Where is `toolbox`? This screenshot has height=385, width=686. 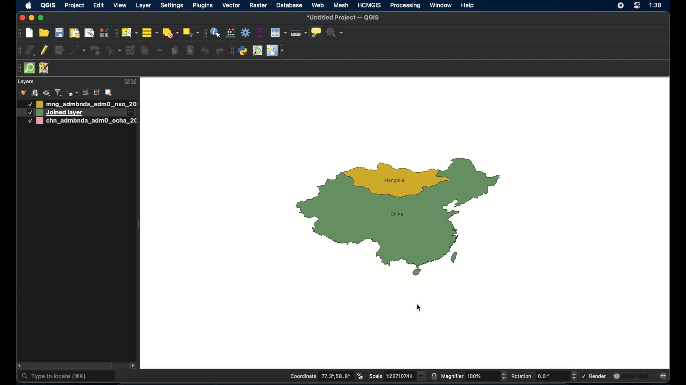 toolbox is located at coordinates (245, 32).